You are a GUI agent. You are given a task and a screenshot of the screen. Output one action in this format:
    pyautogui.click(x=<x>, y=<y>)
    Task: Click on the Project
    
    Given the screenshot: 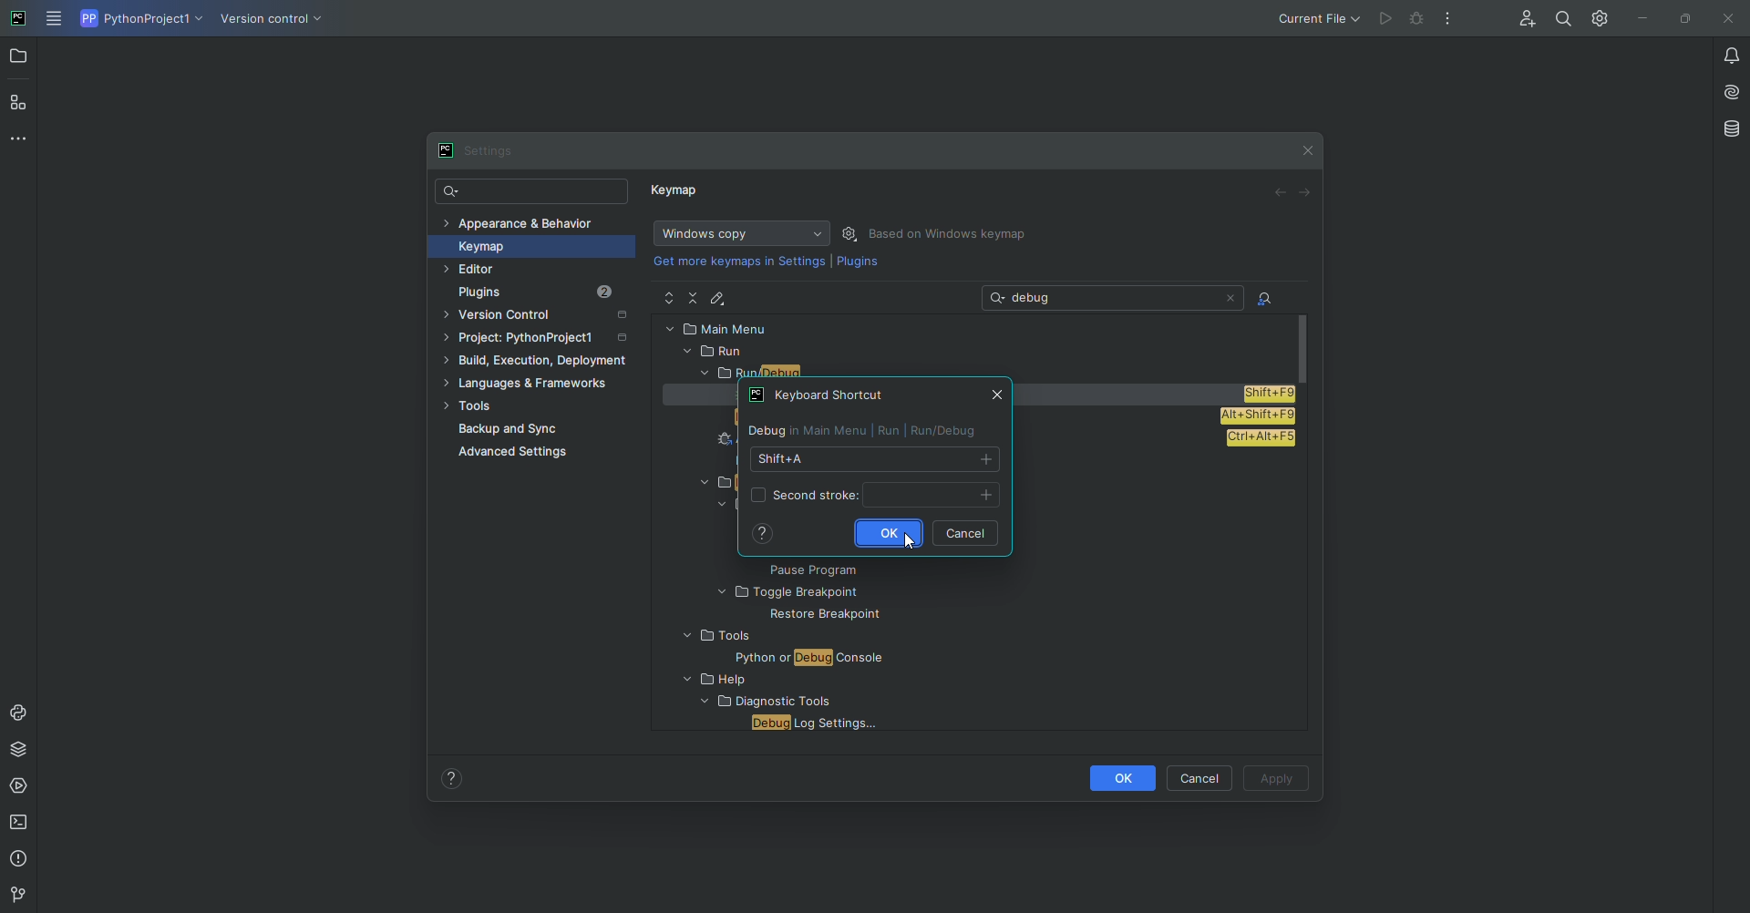 What is the action you would take?
    pyautogui.click(x=20, y=58)
    